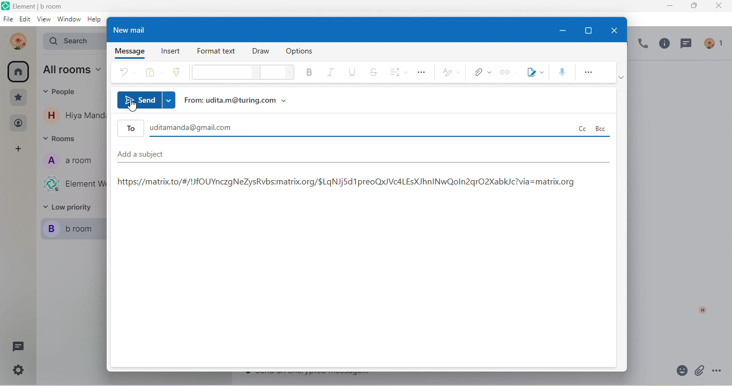 The height and width of the screenshot is (386, 732). Describe the element at coordinates (44, 6) in the screenshot. I see `Element | b room` at that location.